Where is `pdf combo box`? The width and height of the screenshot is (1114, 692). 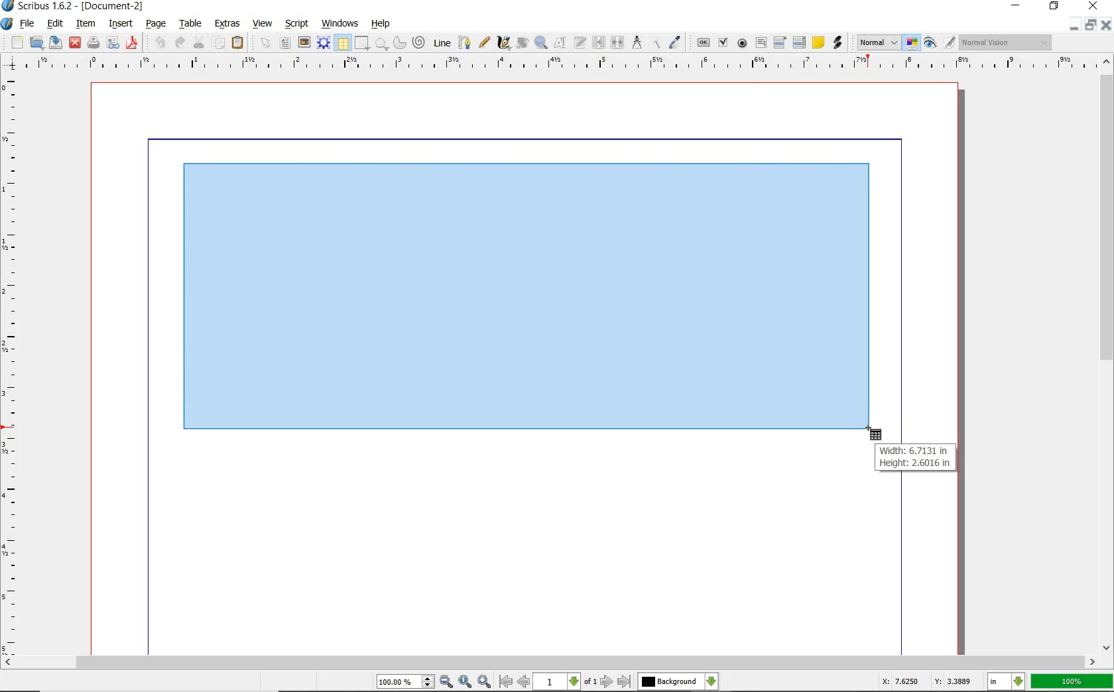 pdf combo box is located at coordinates (780, 42).